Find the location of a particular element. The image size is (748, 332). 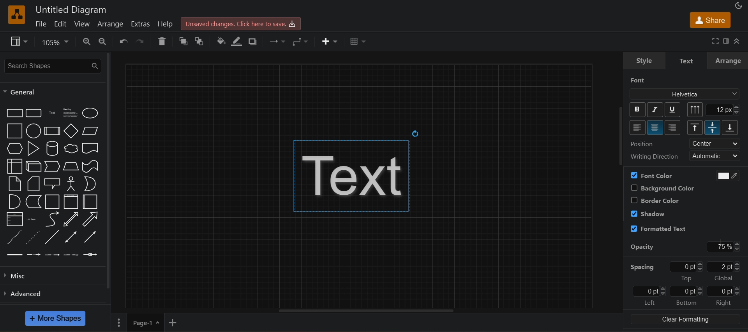

to front is located at coordinates (181, 41).